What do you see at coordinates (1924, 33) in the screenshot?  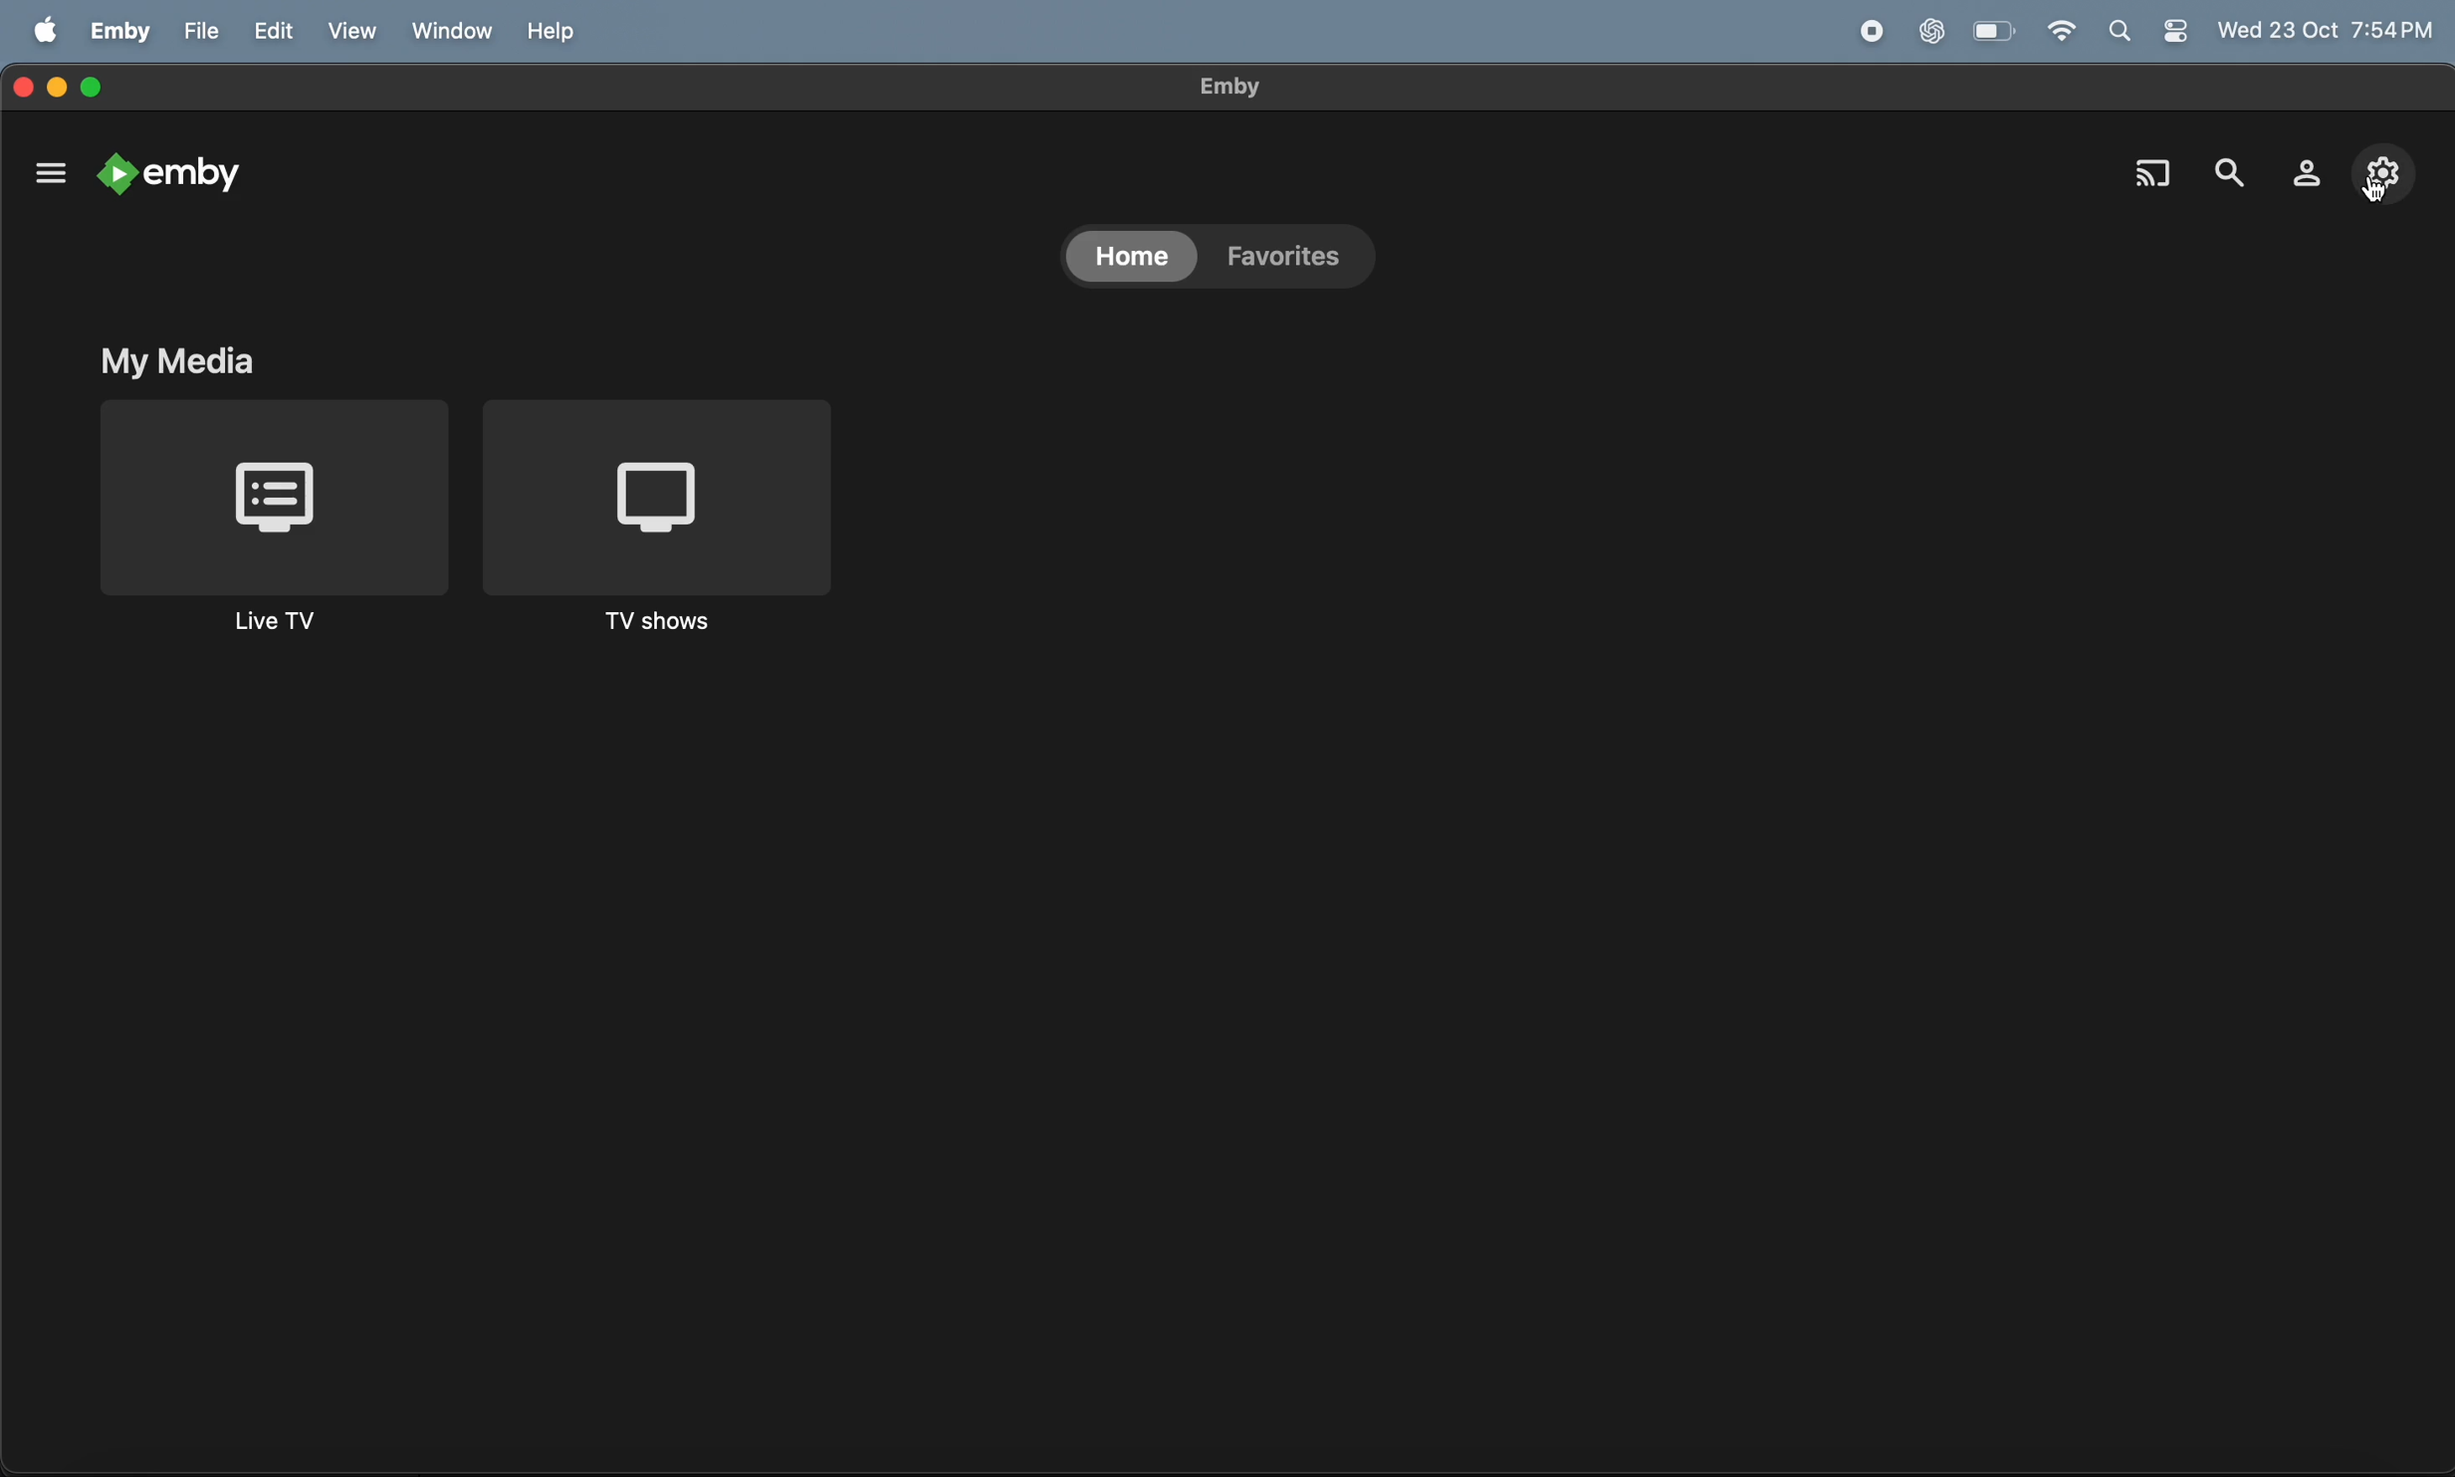 I see `chat gpt` at bounding box center [1924, 33].